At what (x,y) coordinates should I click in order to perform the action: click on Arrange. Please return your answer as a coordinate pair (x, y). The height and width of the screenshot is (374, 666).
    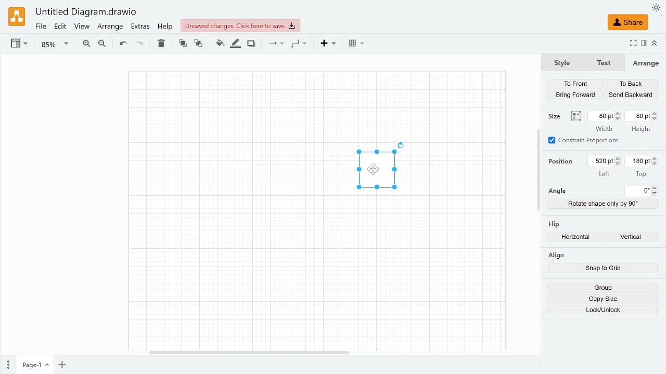
    Looking at the image, I should click on (646, 63).